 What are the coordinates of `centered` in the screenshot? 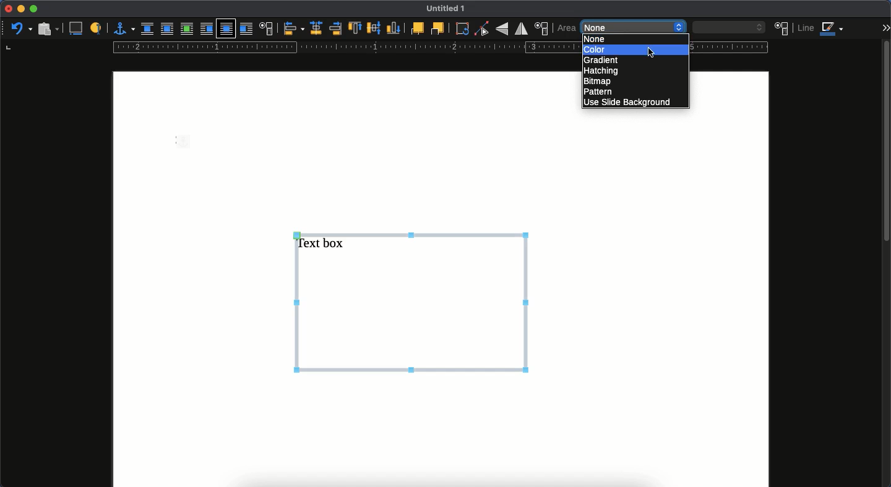 It's located at (315, 28).